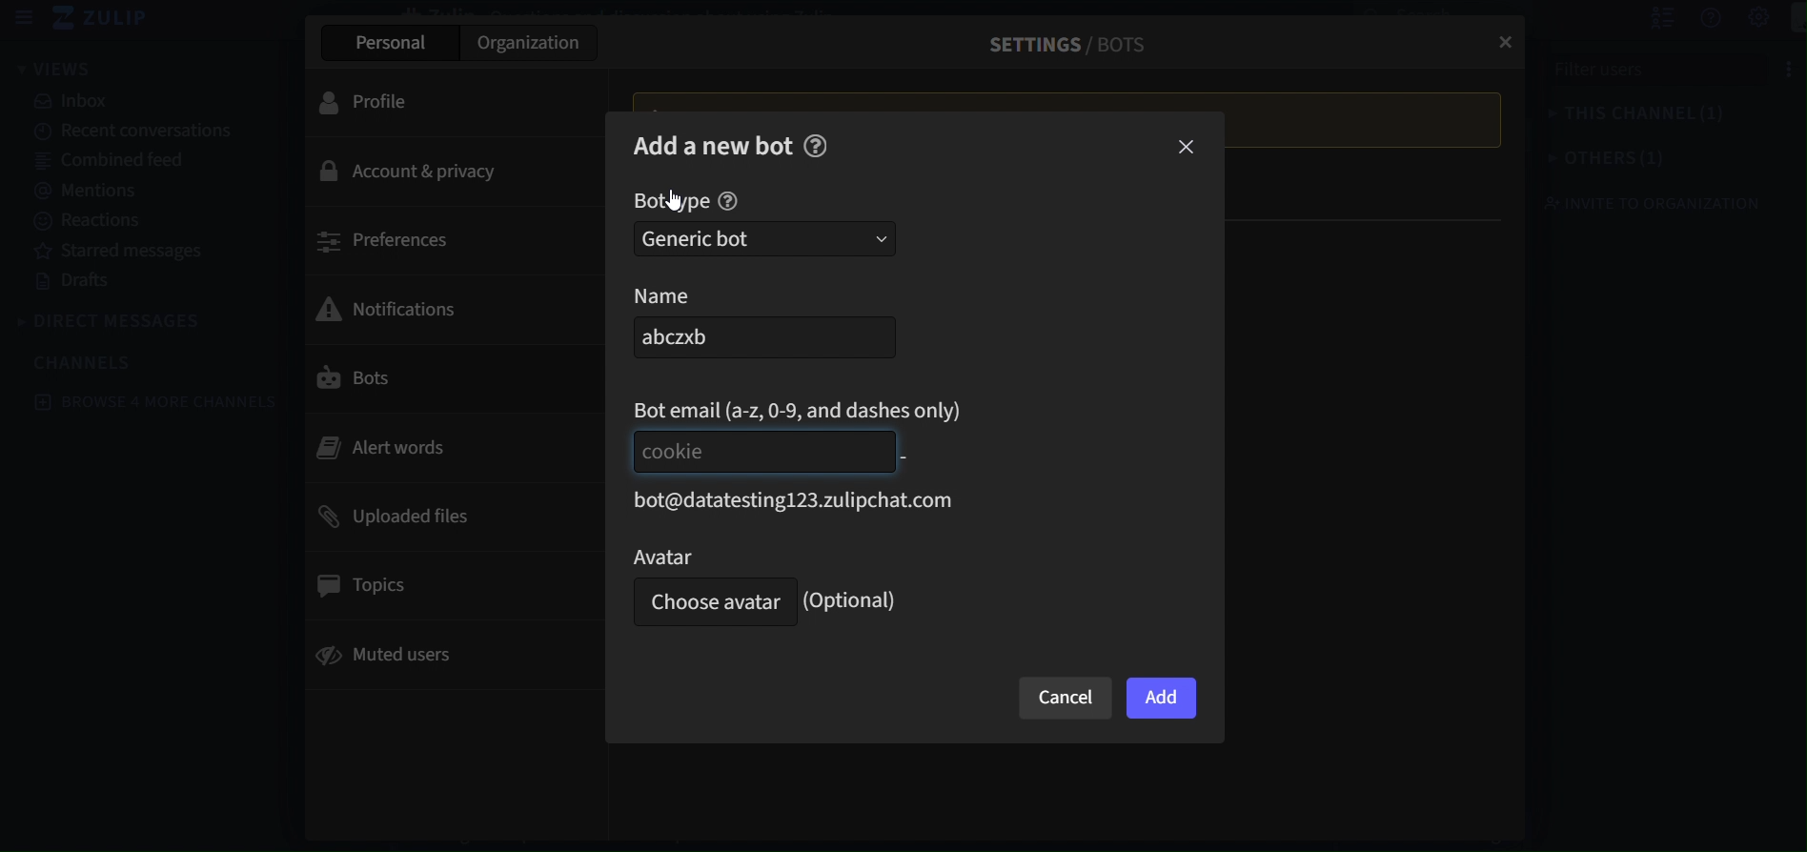 The image size is (1807, 852). What do you see at coordinates (143, 282) in the screenshot?
I see `drafts` at bounding box center [143, 282].